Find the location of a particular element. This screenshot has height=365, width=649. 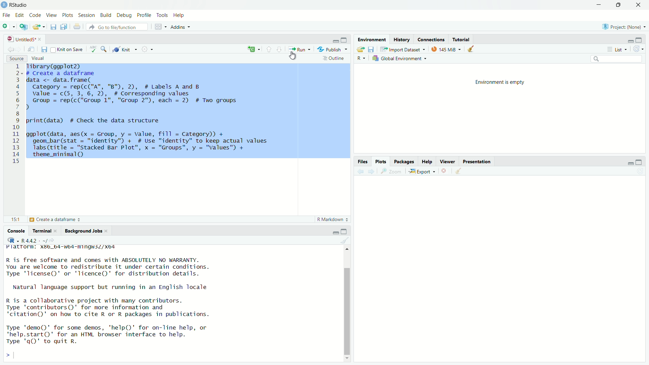

Search bar is located at coordinates (611, 59).